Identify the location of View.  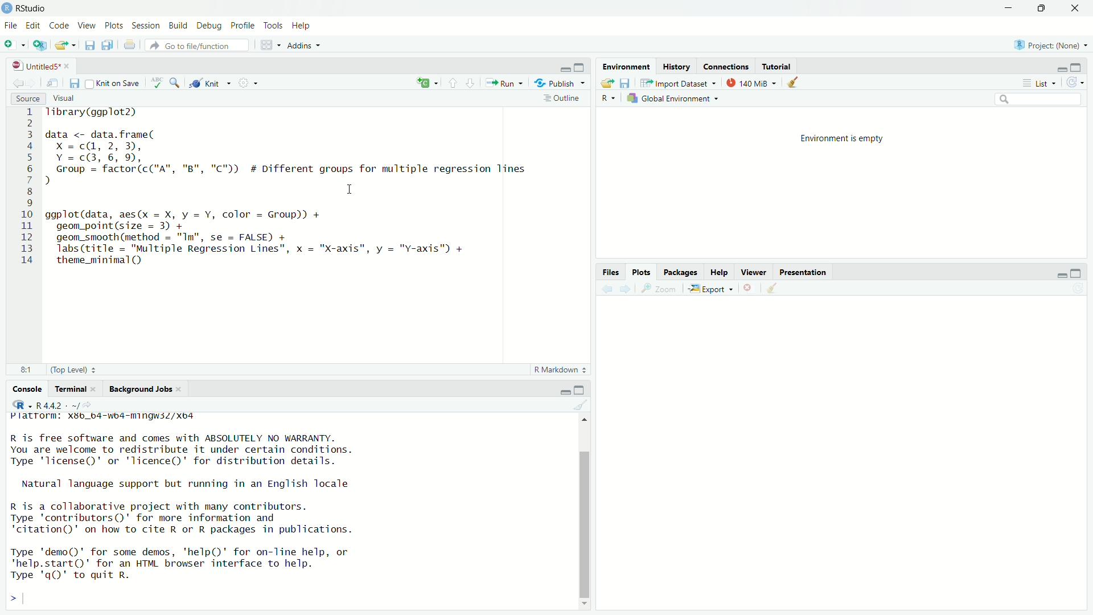
(87, 26).